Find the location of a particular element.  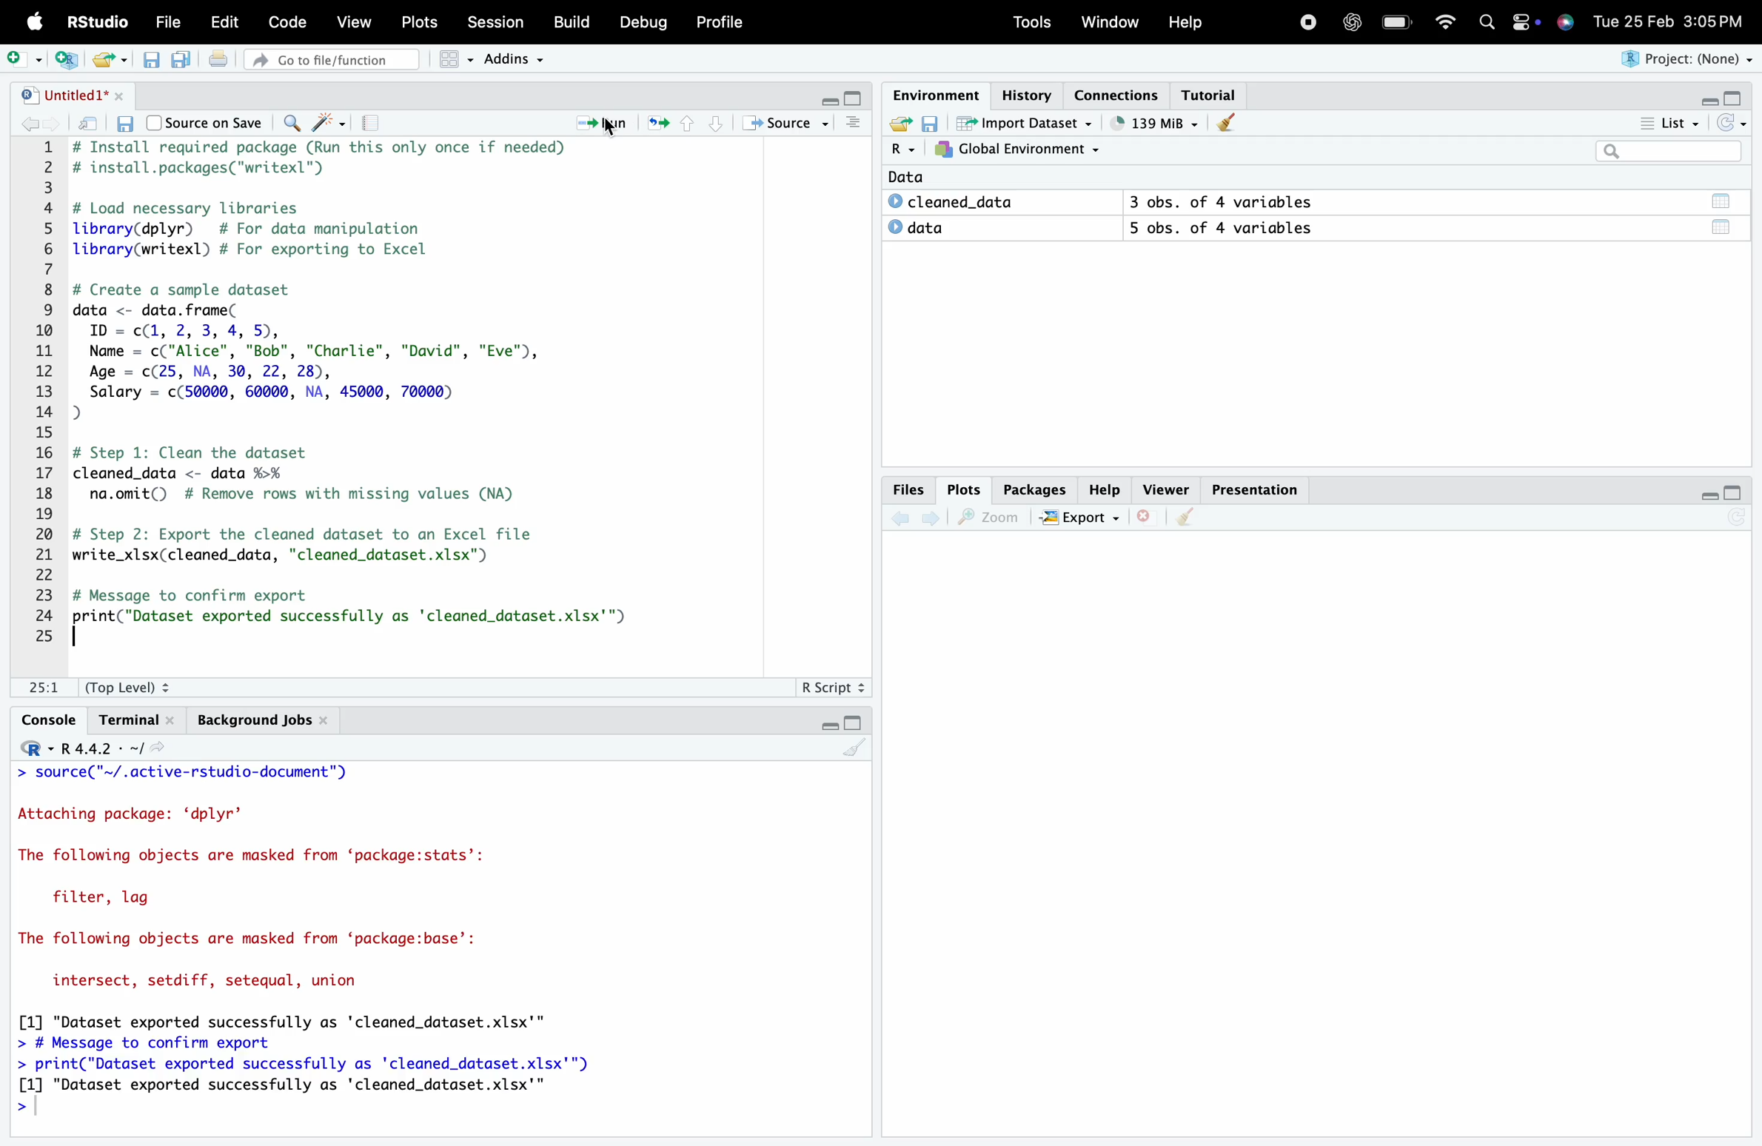

Posts is located at coordinates (421, 23).